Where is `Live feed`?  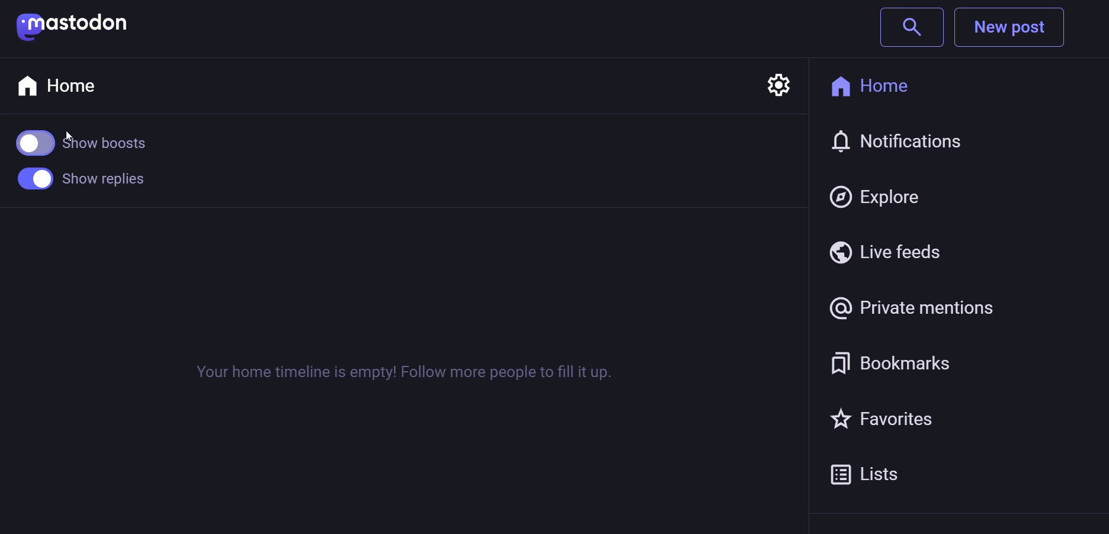
Live feed is located at coordinates (885, 251).